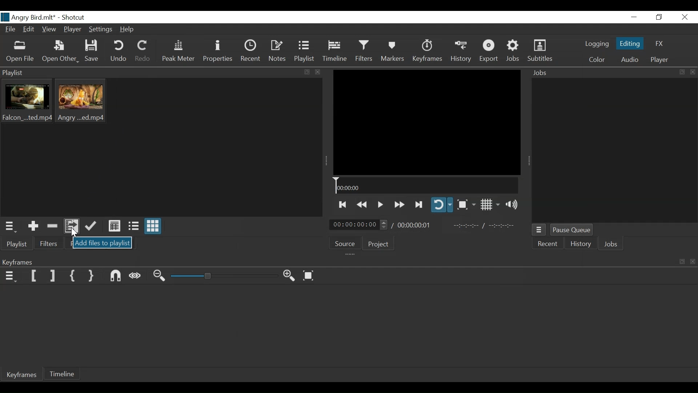  I want to click on Jobs Panel, so click(614, 151).